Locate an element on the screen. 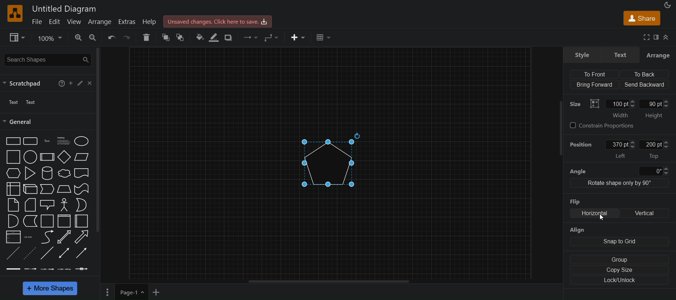 The image size is (676, 300). Process is located at coordinates (47, 157).